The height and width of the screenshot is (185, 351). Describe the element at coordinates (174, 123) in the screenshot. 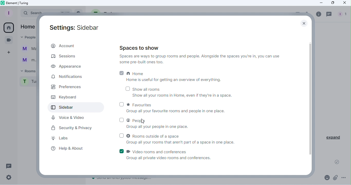

I see `People` at that location.